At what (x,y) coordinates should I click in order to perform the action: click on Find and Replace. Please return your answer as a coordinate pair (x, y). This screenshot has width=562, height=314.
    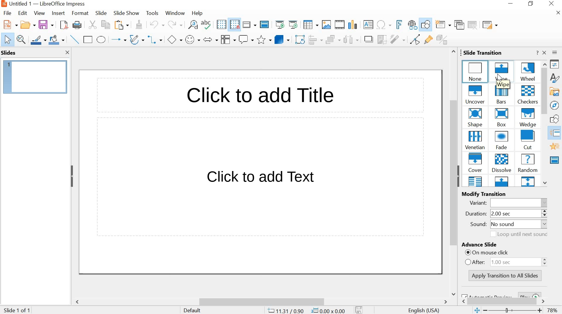
    Looking at the image, I should click on (193, 24).